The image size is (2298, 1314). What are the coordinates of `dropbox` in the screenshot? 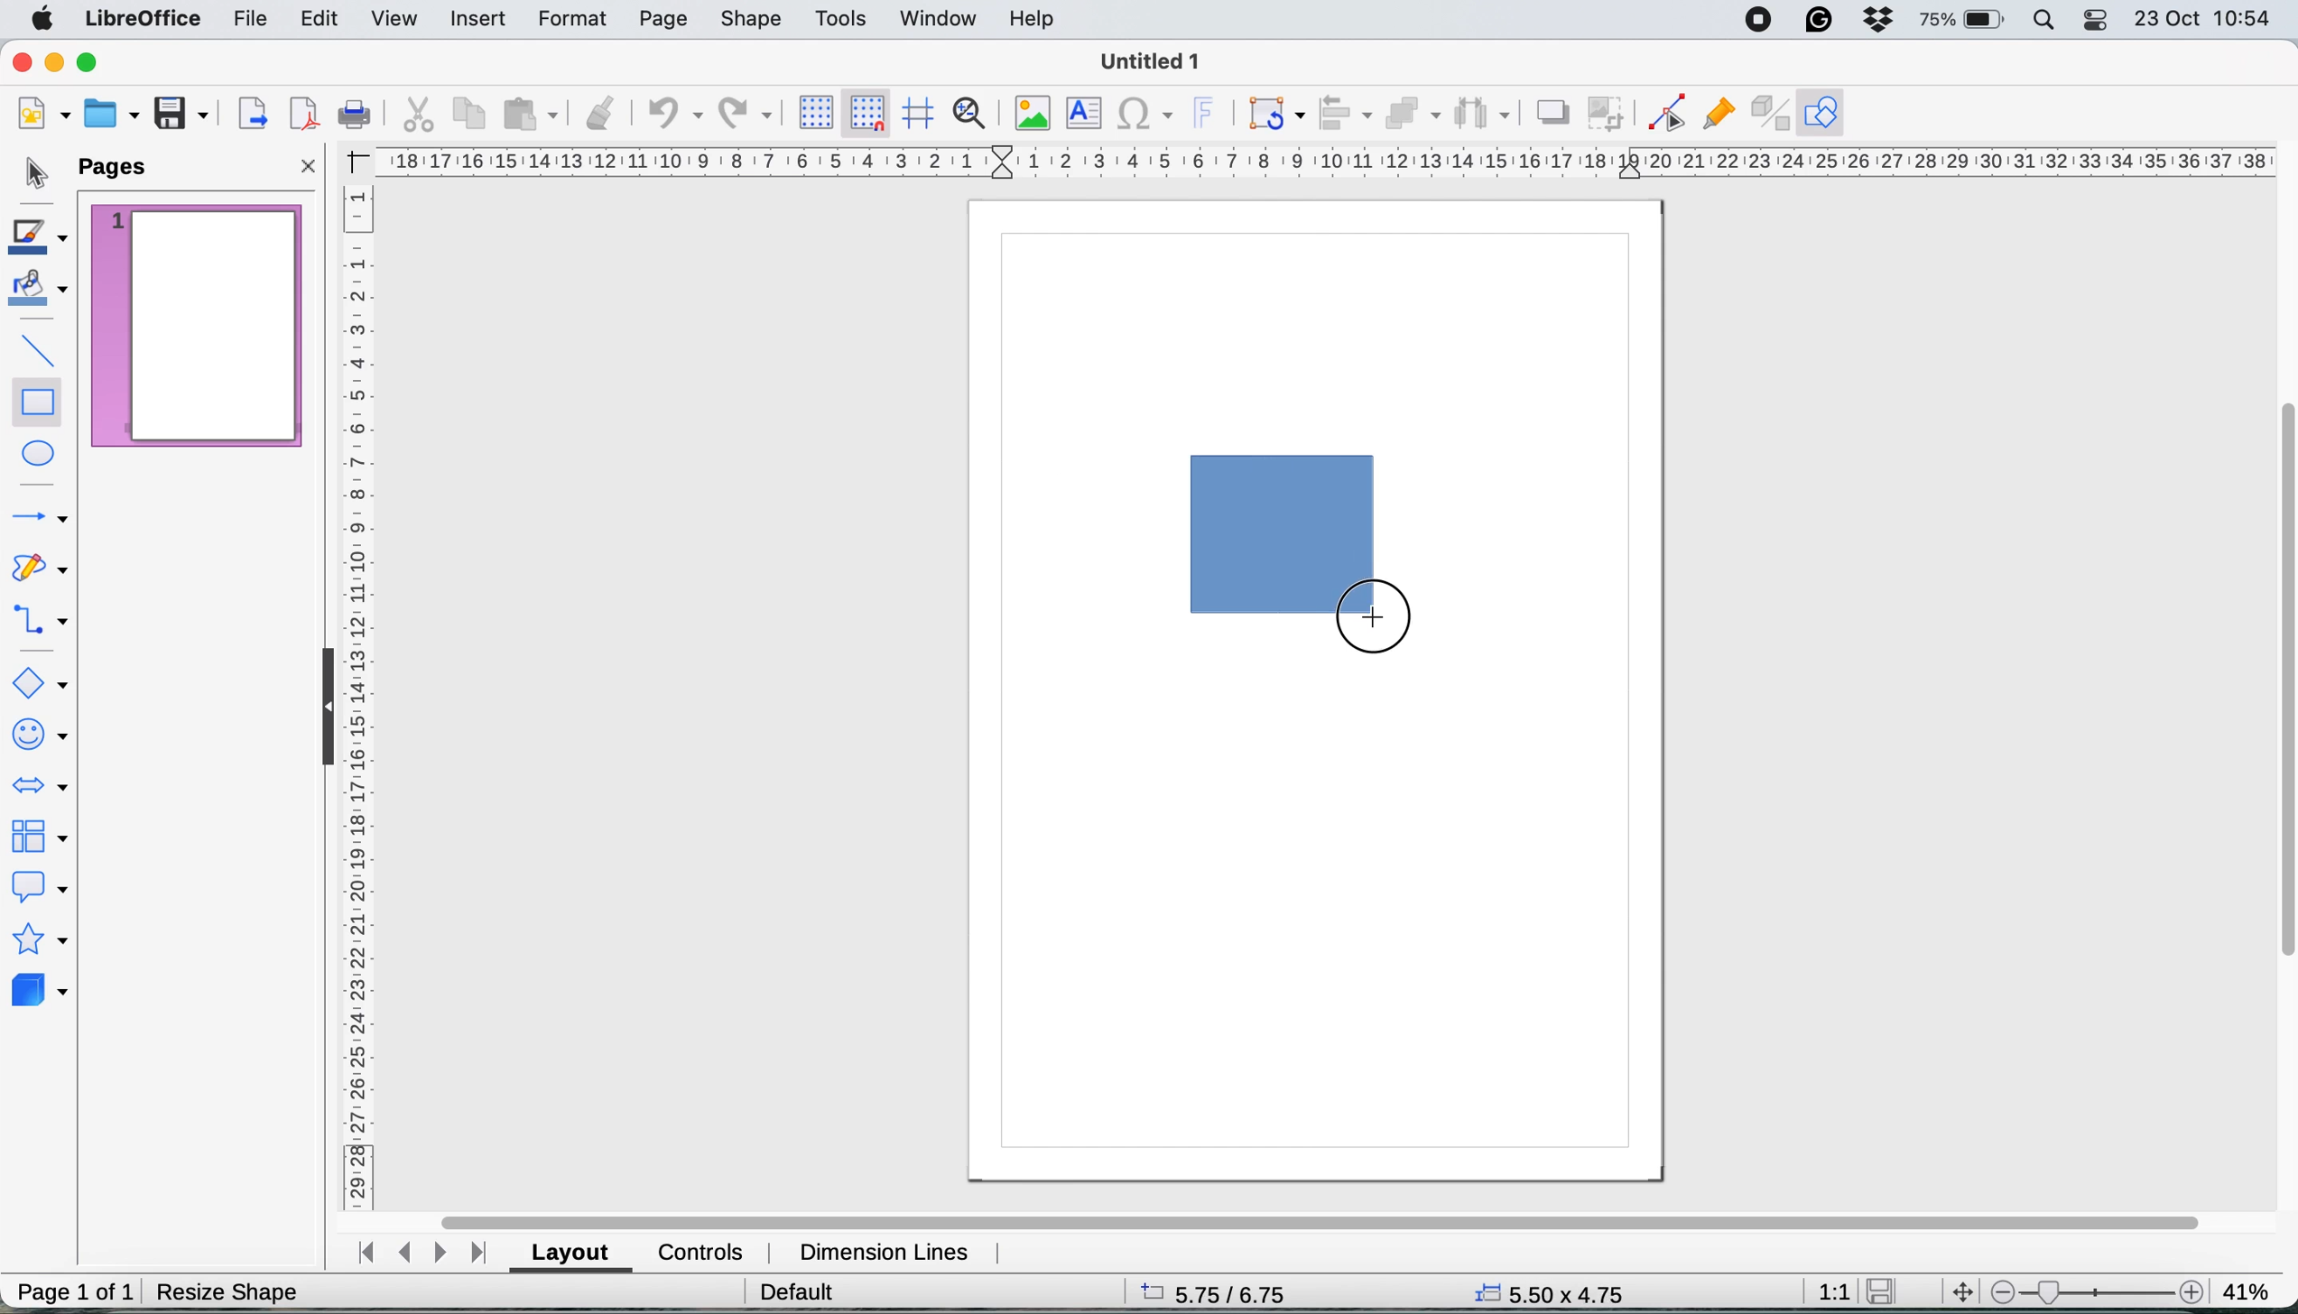 It's located at (1876, 19).